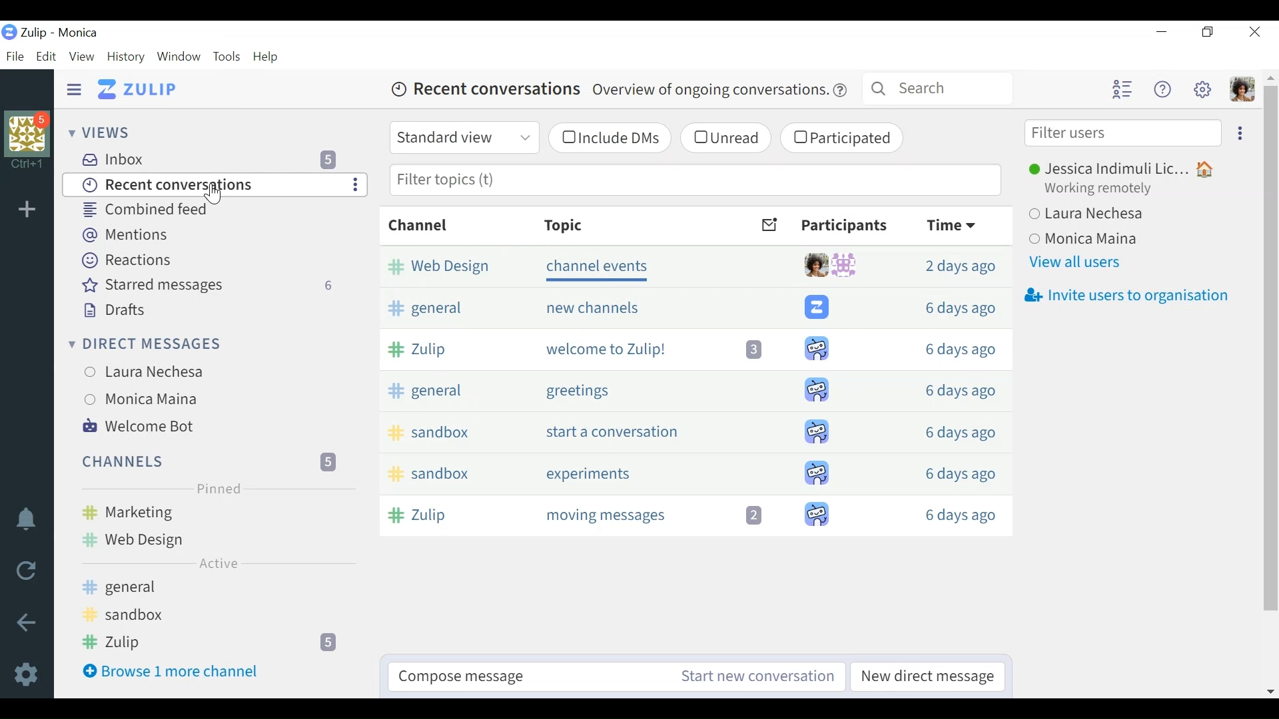 The width and height of the screenshot is (1279, 719). What do you see at coordinates (117, 310) in the screenshot?
I see `Drafts` at bounding box center [117, 310].